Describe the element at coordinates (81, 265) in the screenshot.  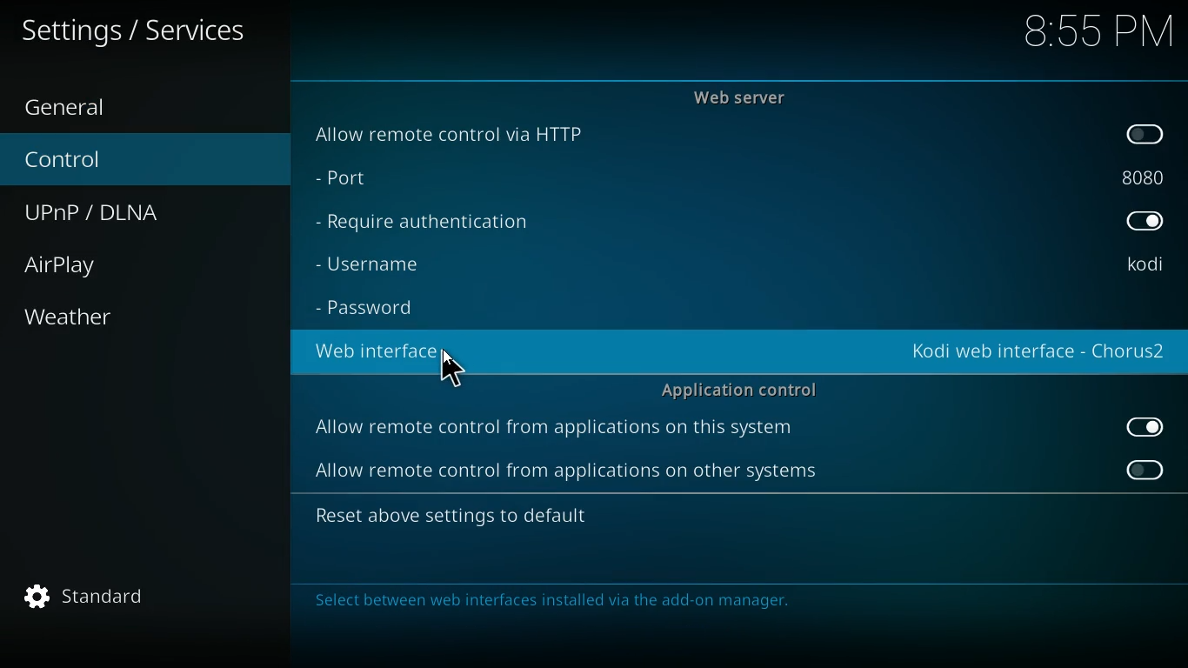
I see `AirPlay` at that location.